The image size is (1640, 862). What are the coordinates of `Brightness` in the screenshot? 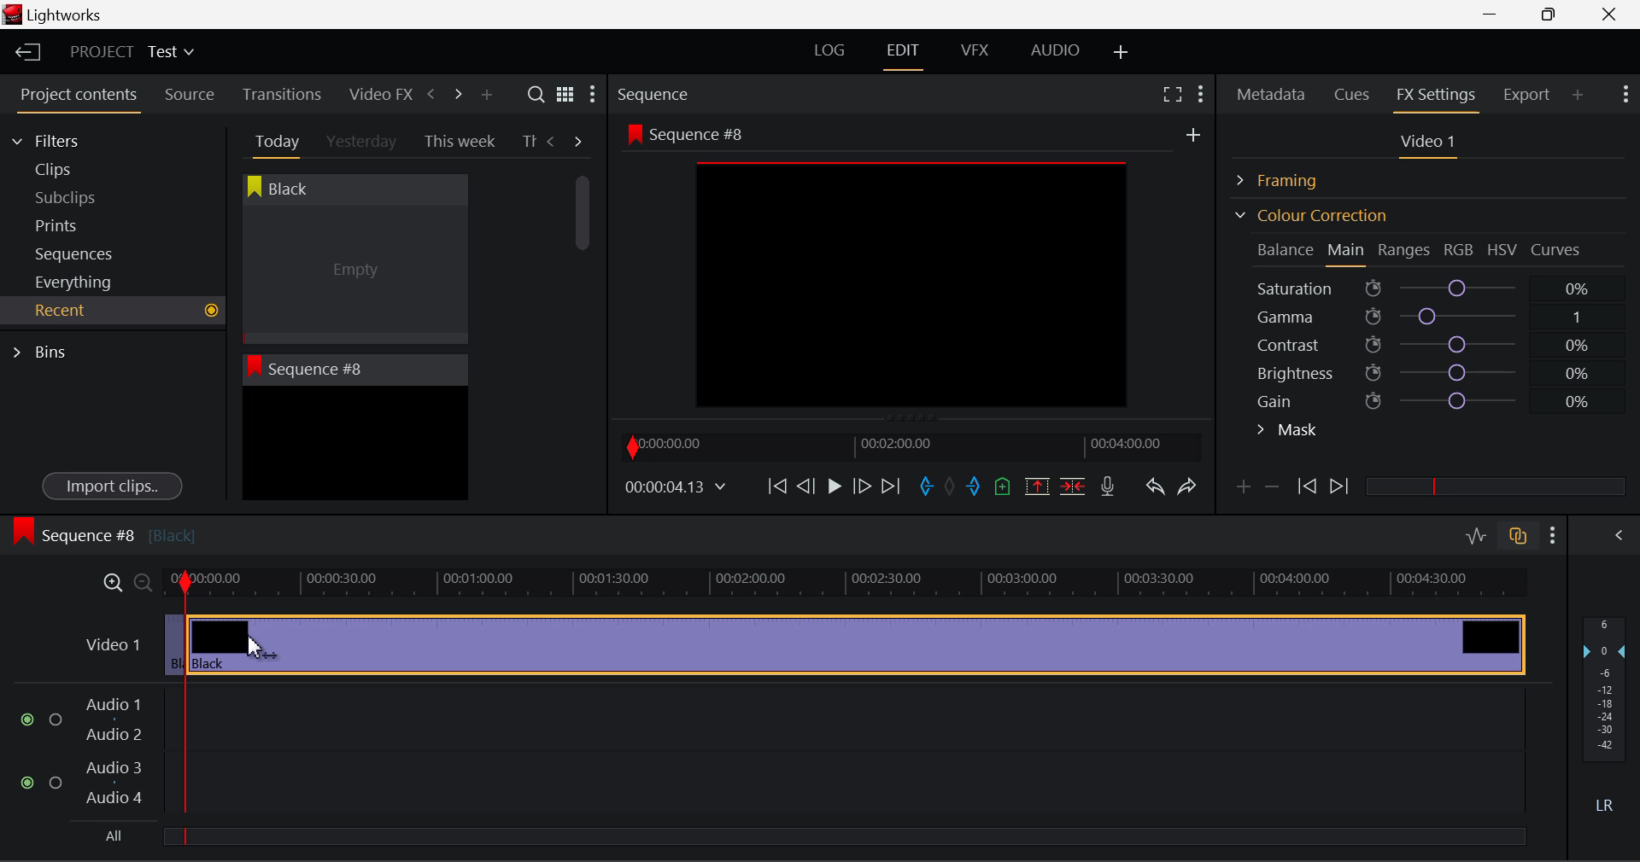 It's located at (1430, 370).